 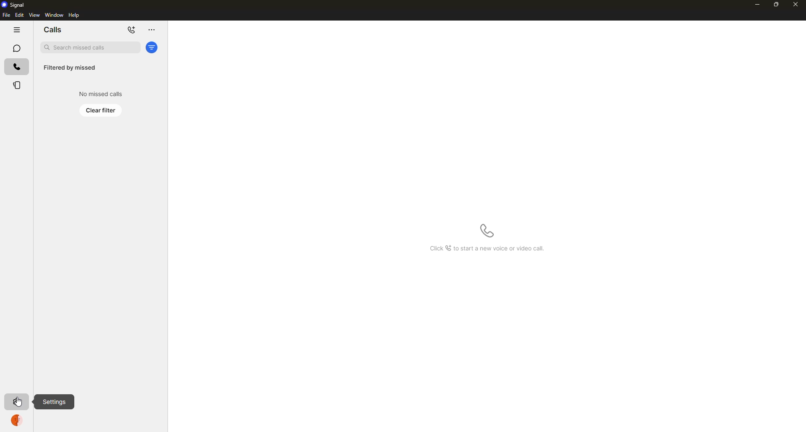 What do you see at coordinates (69, 68) in the screenshot?
I see `filter by missed` at bounding box center [69, 68].